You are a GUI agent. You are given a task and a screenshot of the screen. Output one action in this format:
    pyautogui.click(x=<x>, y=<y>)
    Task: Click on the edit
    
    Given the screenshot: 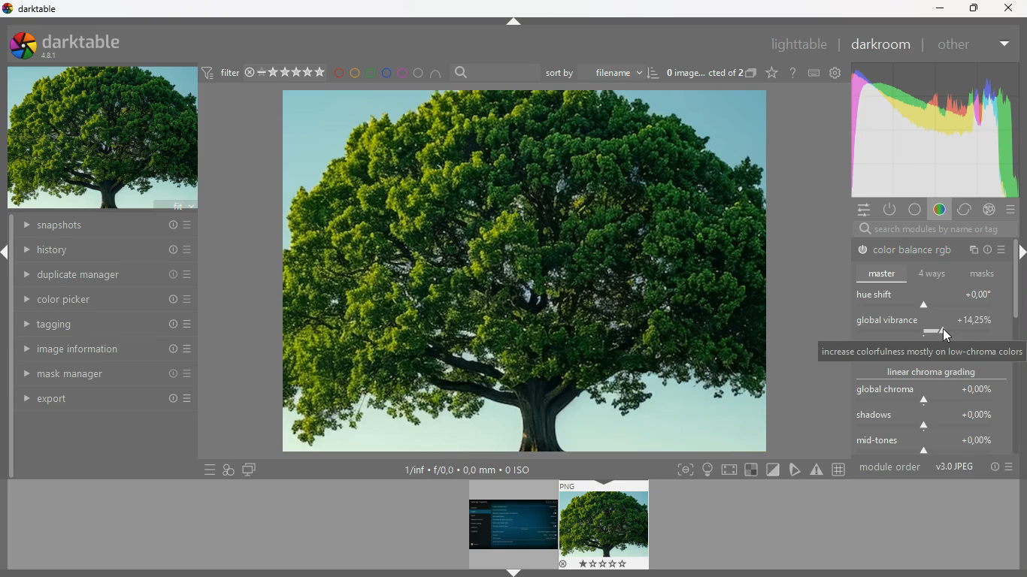 What is the action you would take?
    pyautogui.click(x=796, y=469)
    